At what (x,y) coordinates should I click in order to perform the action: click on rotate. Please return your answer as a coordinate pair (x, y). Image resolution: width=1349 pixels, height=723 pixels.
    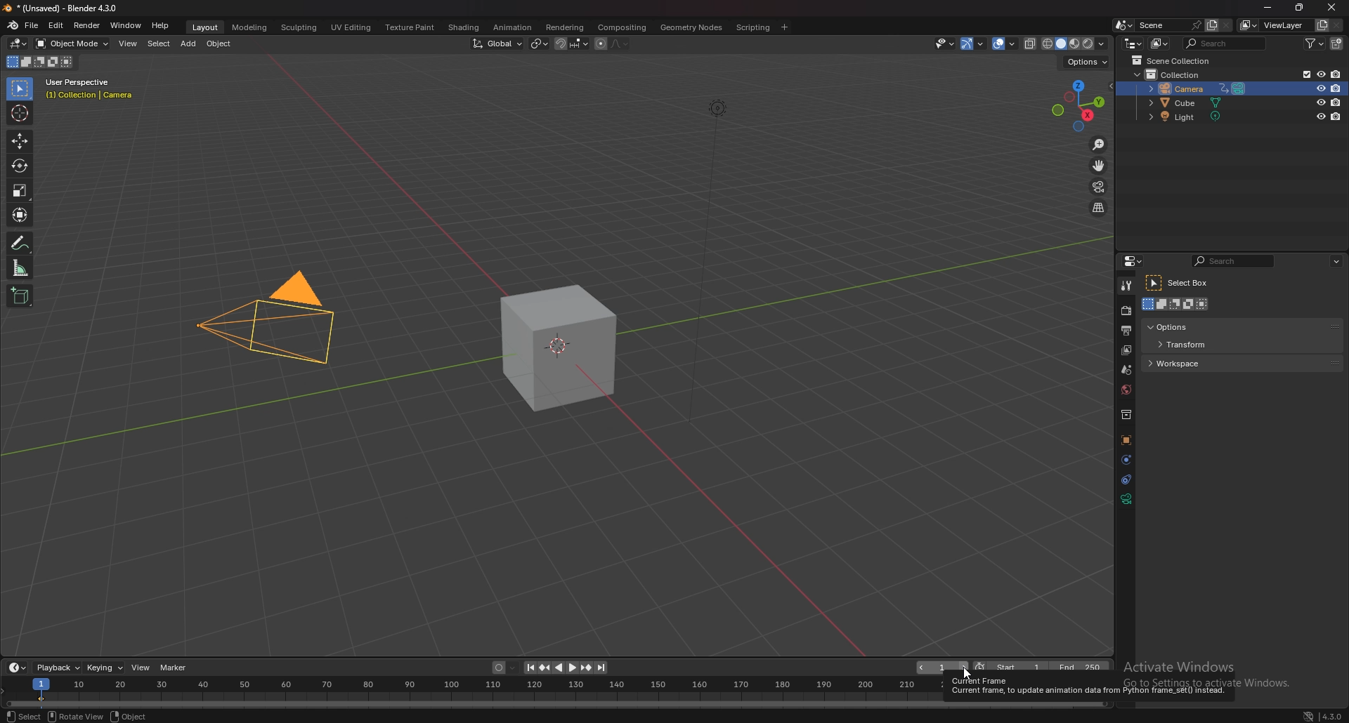
    Looking at the image, I should click on (19, 166).